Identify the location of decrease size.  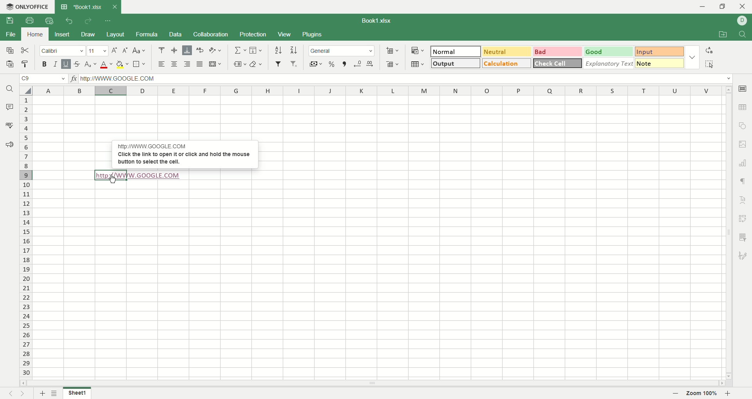
(126, 51).